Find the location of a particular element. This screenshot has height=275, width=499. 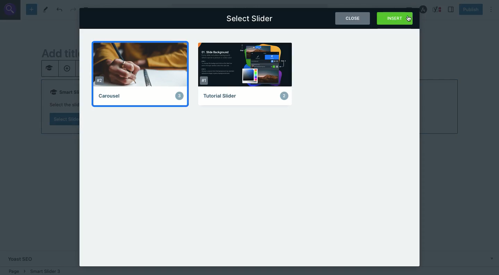

Location is located at coordinates (16, 270).